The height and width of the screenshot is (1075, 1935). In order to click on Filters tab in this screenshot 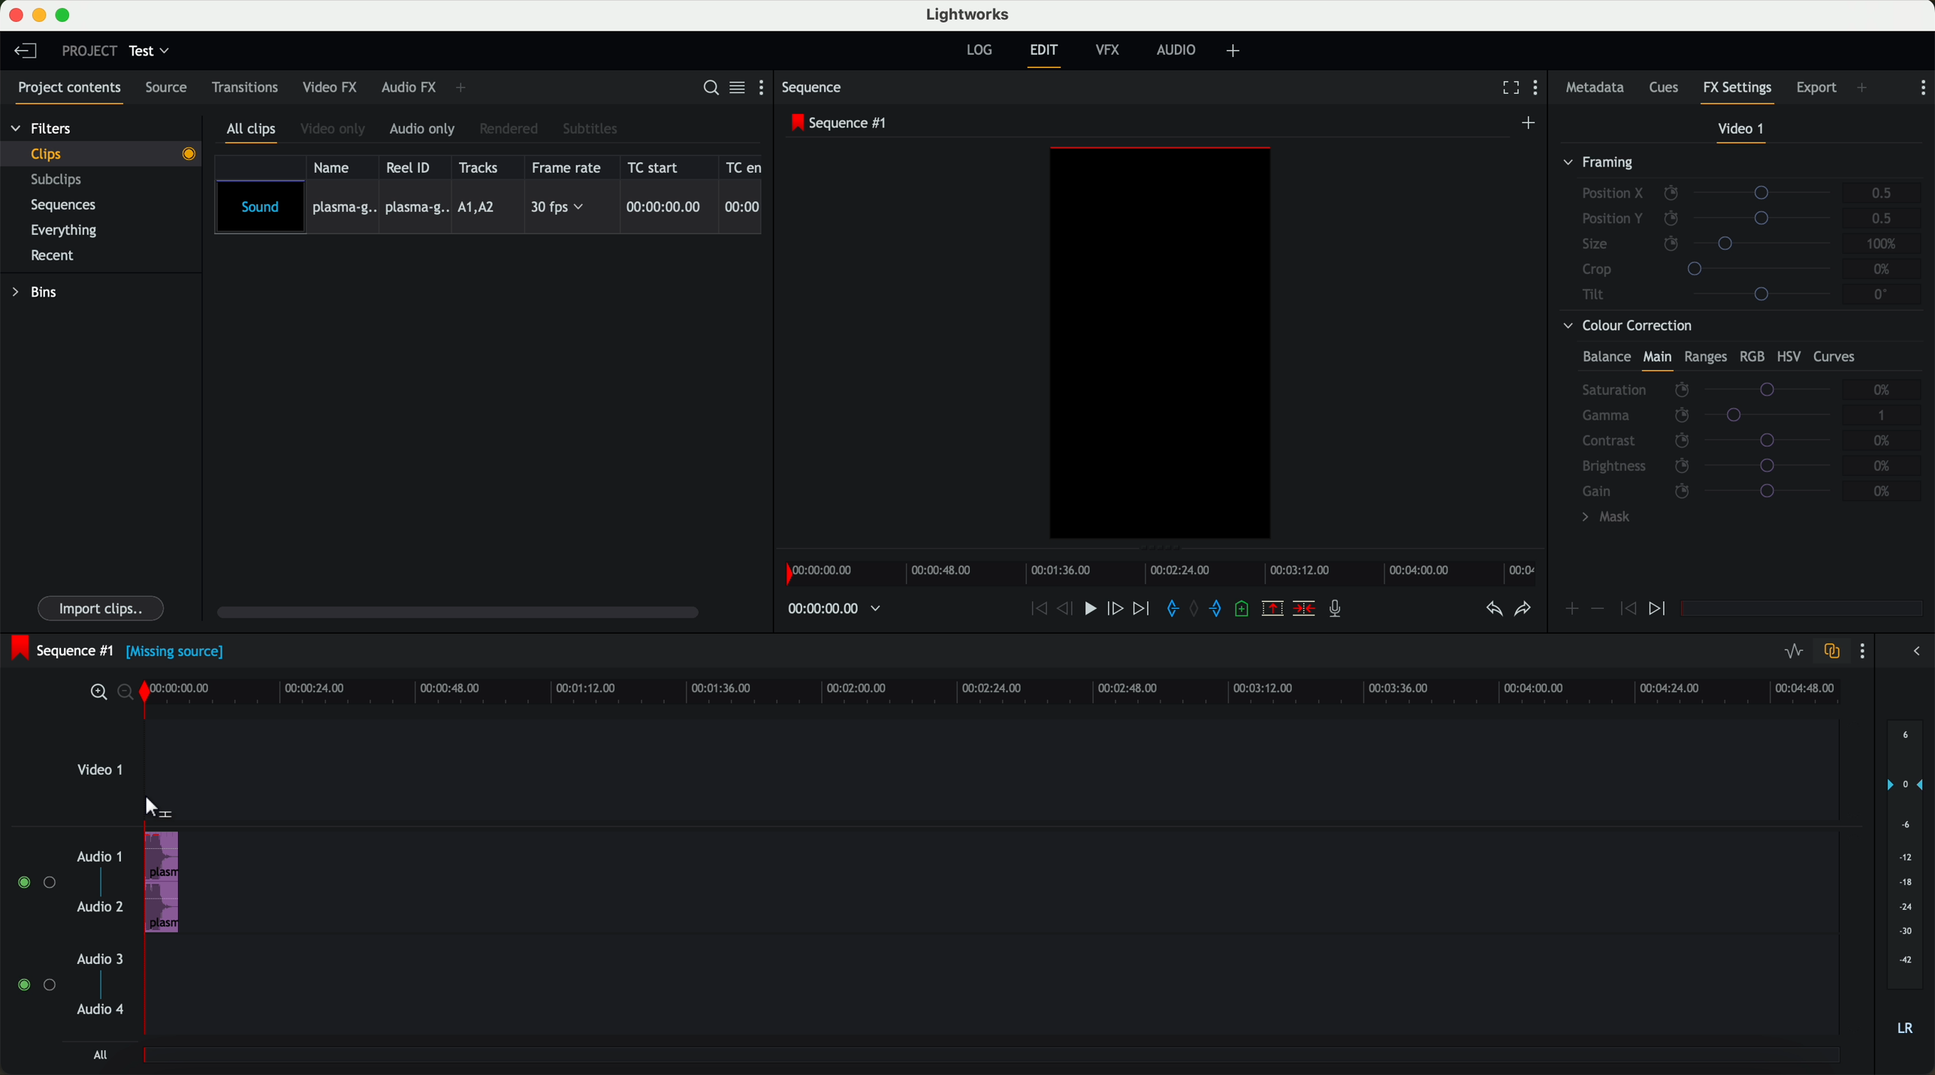, I will do `click(41, 131)`.